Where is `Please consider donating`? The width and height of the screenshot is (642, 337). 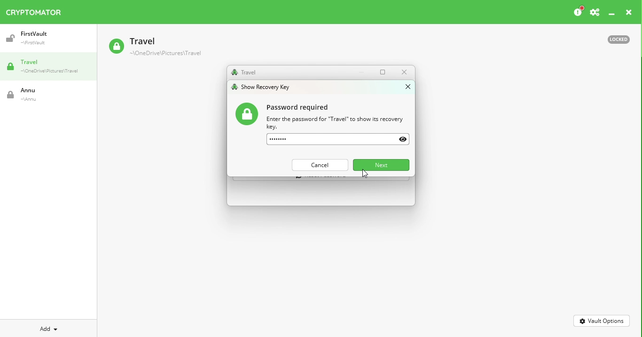 Please consider donating is located at coordinates (578, 12).